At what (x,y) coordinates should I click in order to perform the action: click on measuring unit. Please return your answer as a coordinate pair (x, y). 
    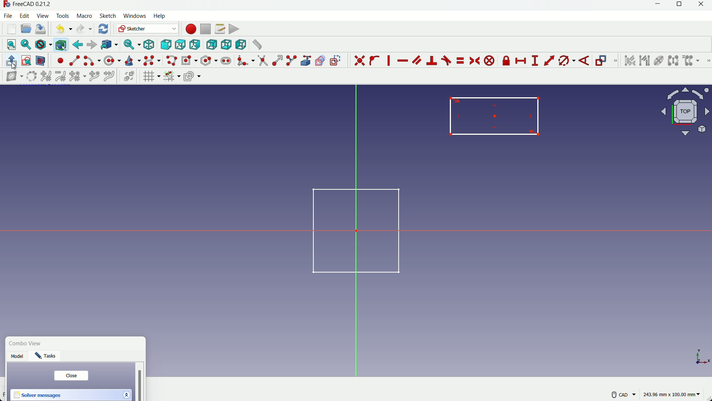
    Looking at the image, I should click on (673, 395).